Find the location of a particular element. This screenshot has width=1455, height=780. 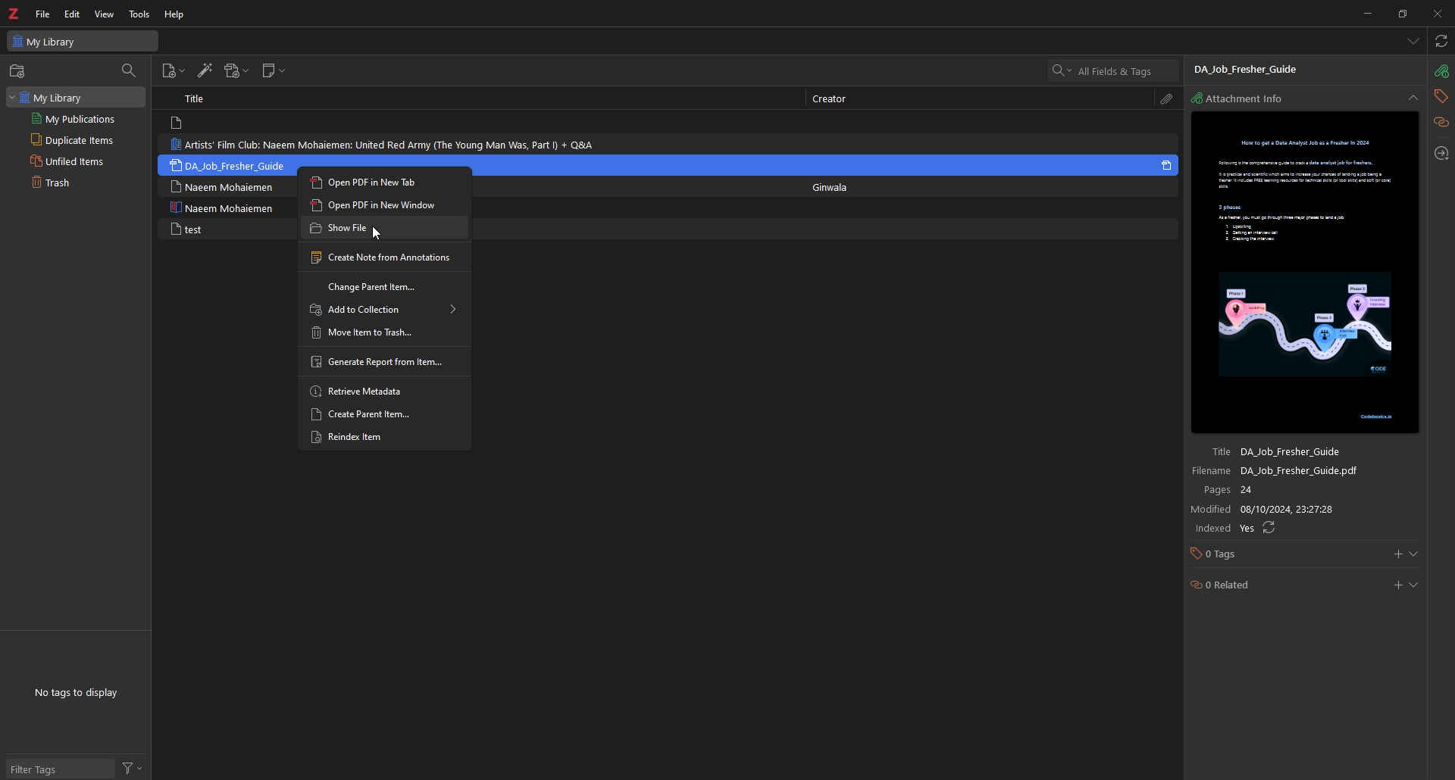

attachment info is located at coordinates (1247, 99).